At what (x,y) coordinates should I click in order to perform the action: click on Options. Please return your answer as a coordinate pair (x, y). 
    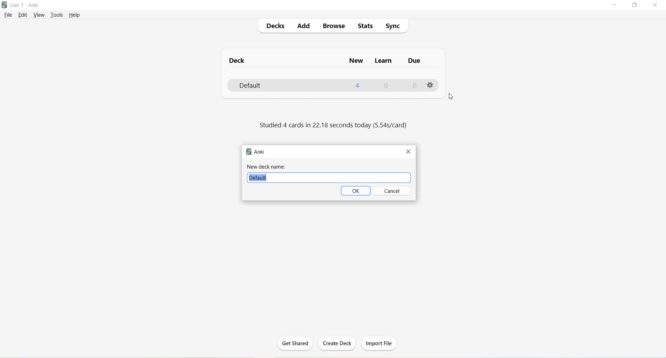
    Looking at the image, I should click on (430, 84).